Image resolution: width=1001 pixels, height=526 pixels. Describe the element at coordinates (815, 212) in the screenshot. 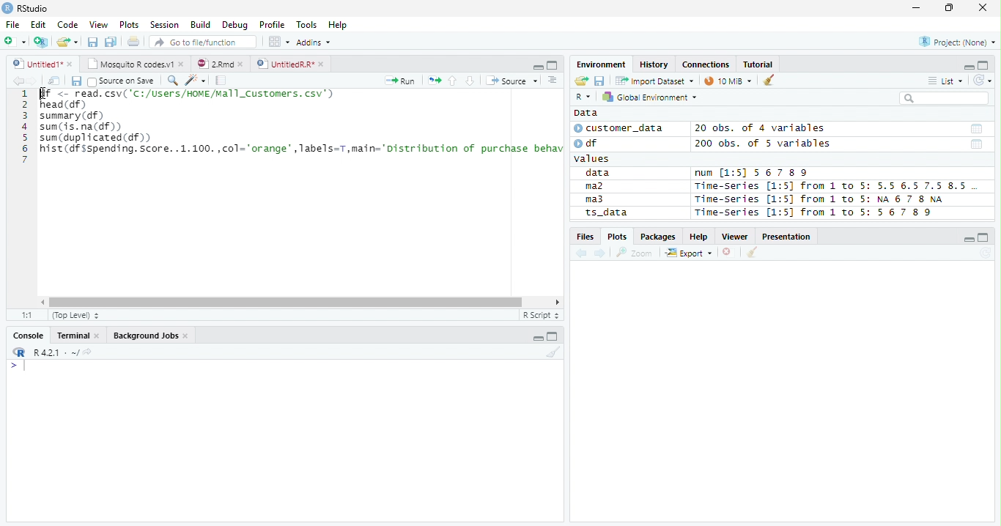

I see `Time-Series [1:5] from 1 to 5: 56 7 8 9` at that location.